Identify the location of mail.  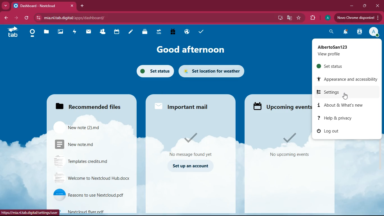
(87, 33).